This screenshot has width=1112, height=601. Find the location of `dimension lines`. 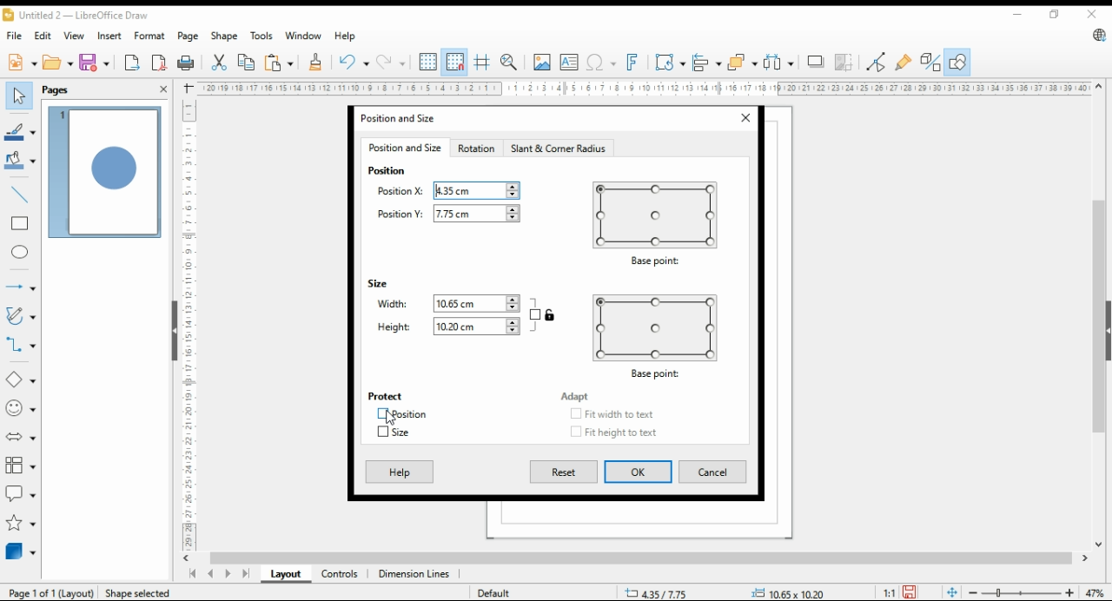

dimension lines is located at coordinates (414, 573).